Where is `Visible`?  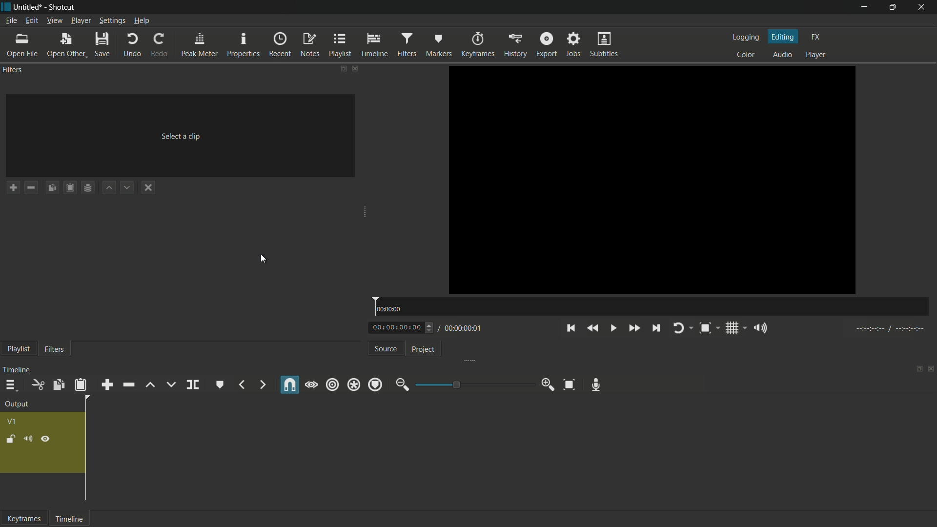
Visible is located at coordinates (312, 386).